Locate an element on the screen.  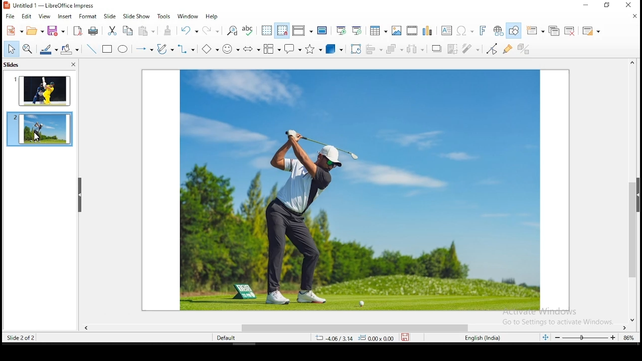
image is located at coordinates (359, 191).